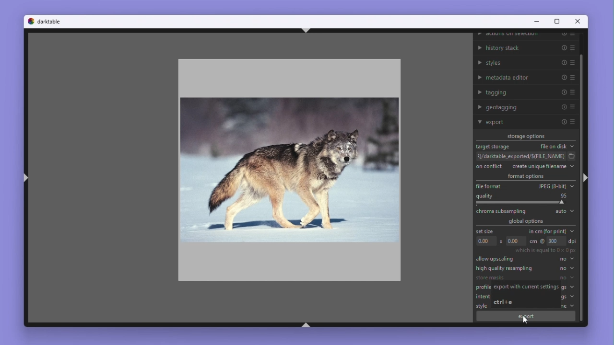 The width and height of the screenshot is (614, 345). Describe the element at coordinates (544, 167) in the screenshot. I see `Create unique file name` at that location.